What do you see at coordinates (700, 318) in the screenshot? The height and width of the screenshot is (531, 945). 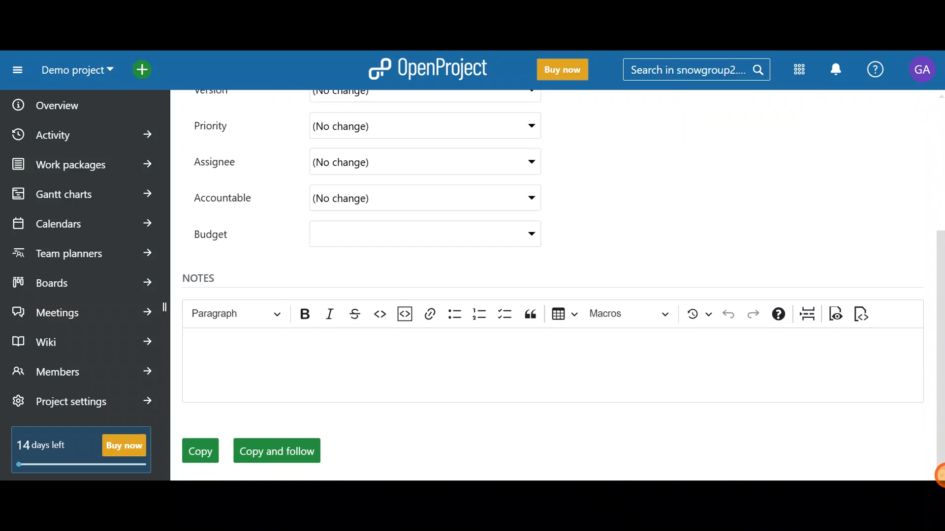 I see `Show local modifications` at bounding box center [700, 318].